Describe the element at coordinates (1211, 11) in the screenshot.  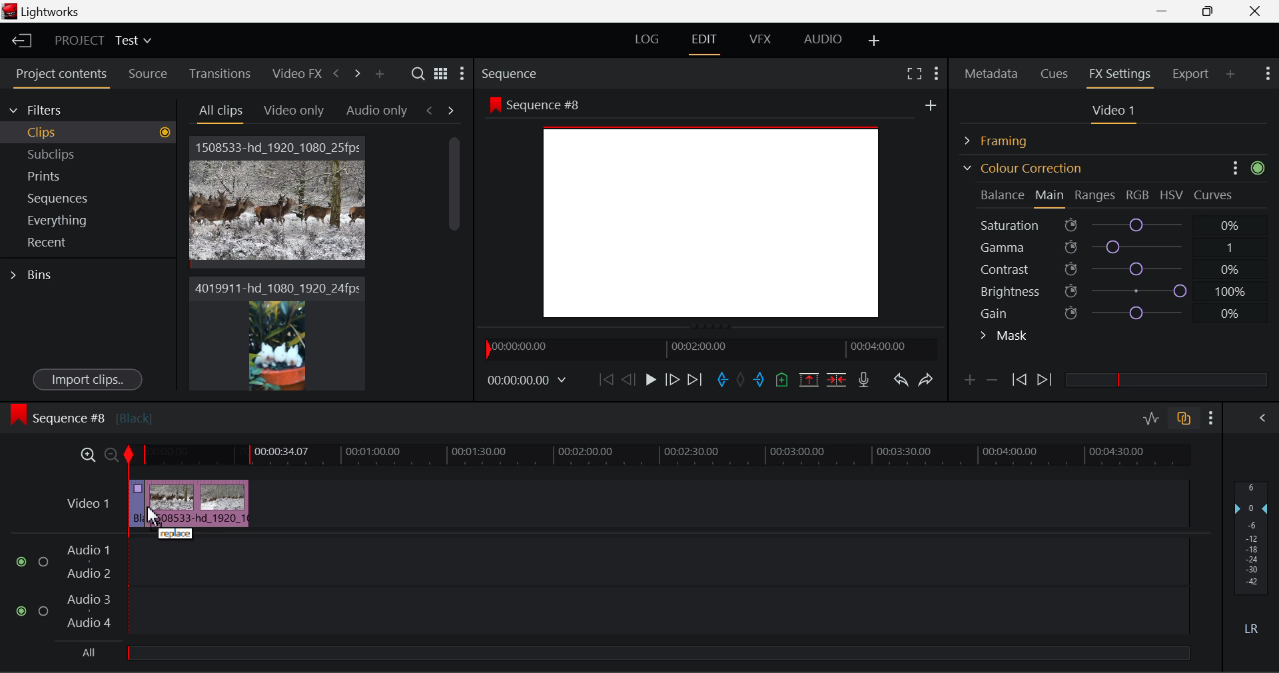
I see `Minimize` at that location.